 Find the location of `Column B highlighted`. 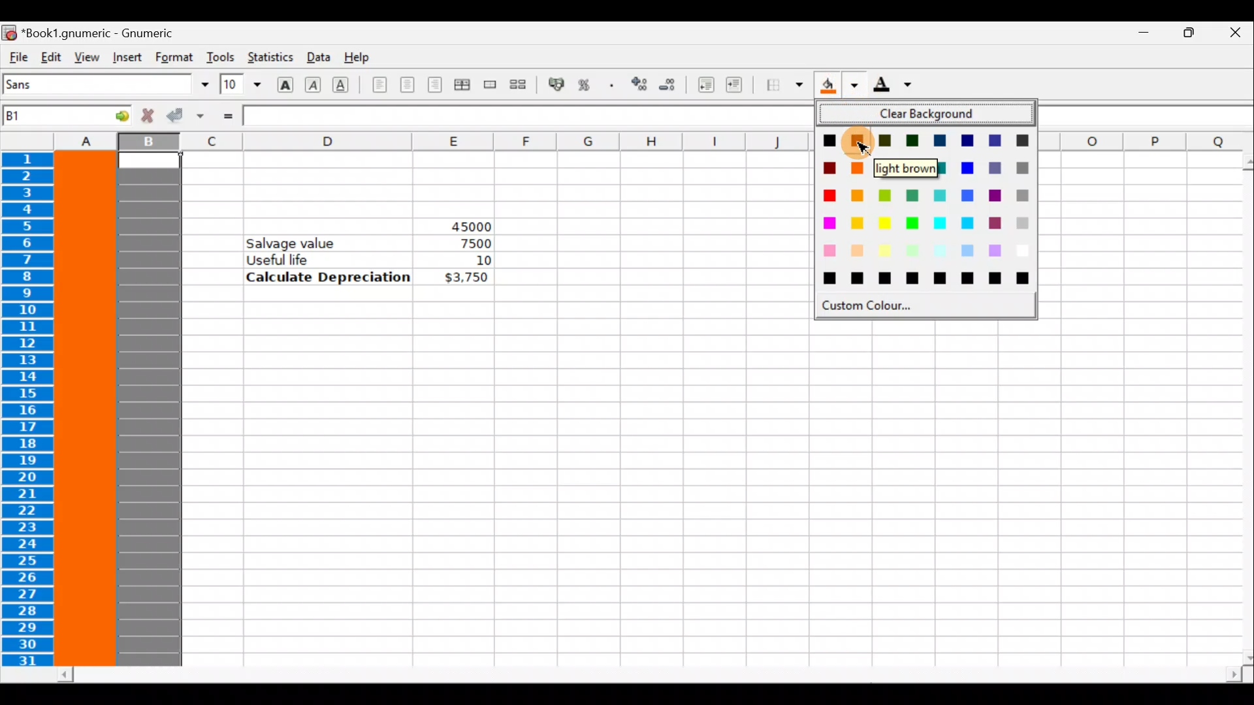

Column B highlighted is located at coordinates (153, 410).